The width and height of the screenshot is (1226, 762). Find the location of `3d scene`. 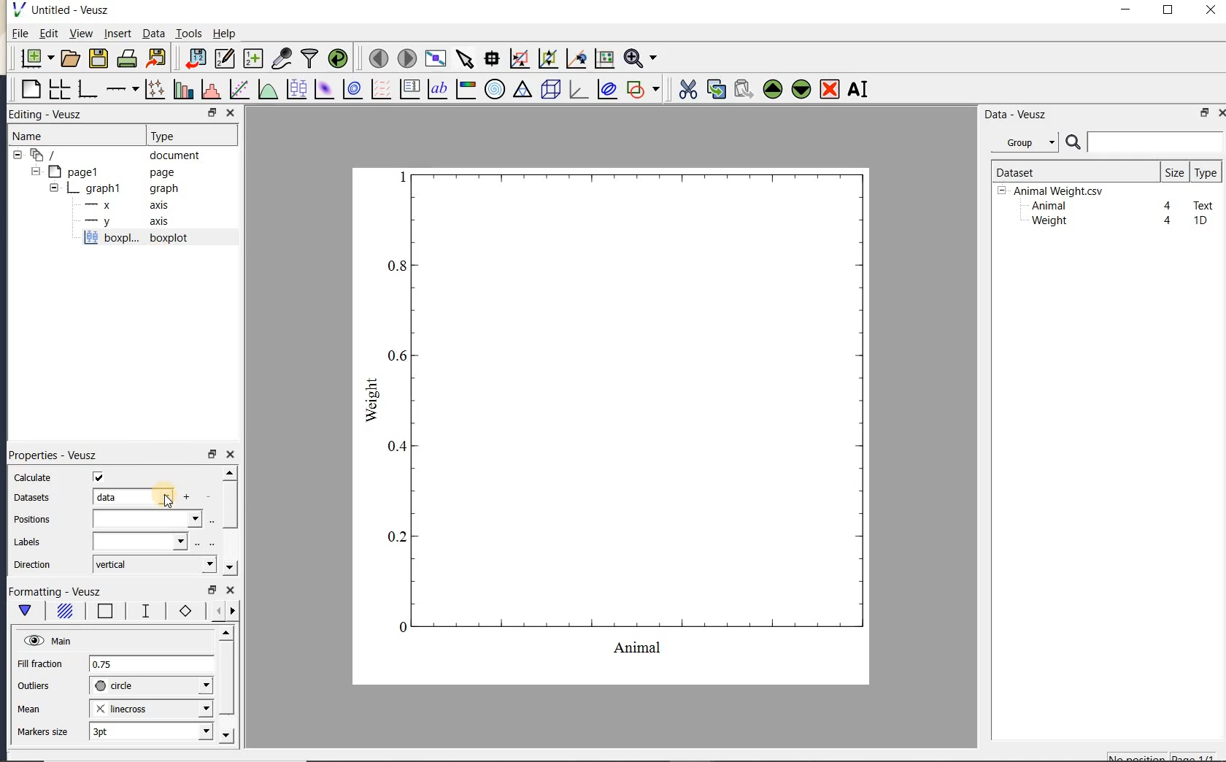

3d scene is located at coordinates (549, 90).